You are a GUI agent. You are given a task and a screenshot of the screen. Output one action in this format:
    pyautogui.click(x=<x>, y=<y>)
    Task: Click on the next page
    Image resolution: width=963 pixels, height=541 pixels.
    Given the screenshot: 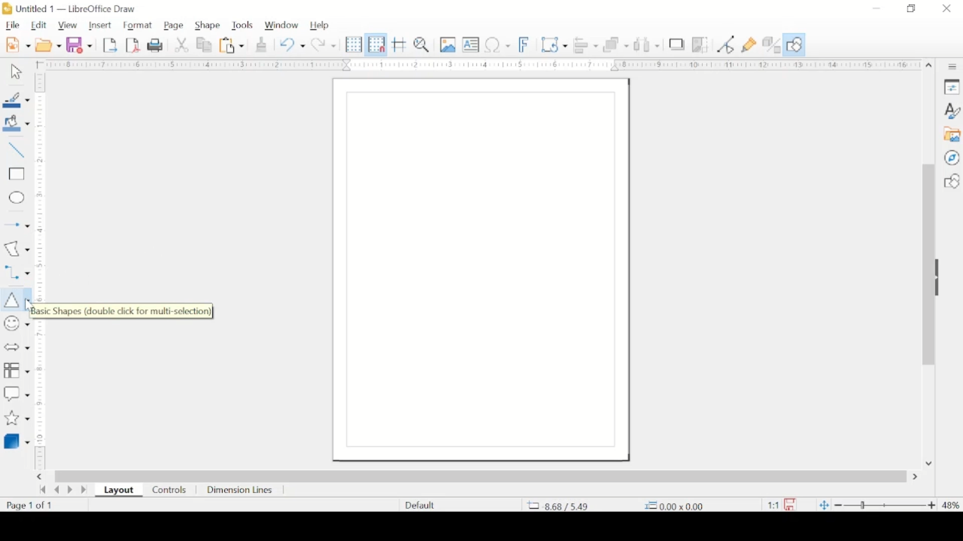 What is the action you would take?
    pyautogui.click(x=69, y=491)
    